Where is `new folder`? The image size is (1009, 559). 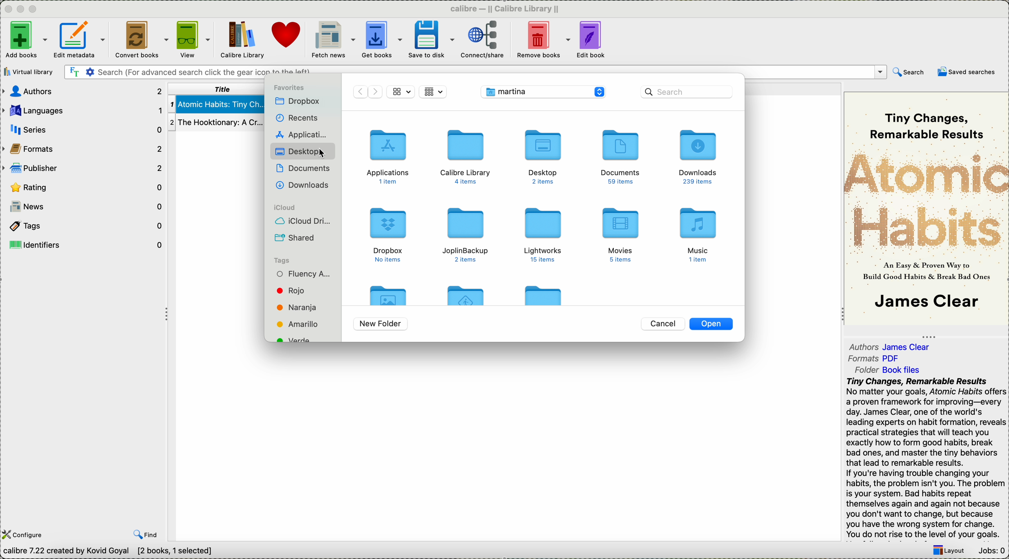
new folder is located at coordinates (382, 324).